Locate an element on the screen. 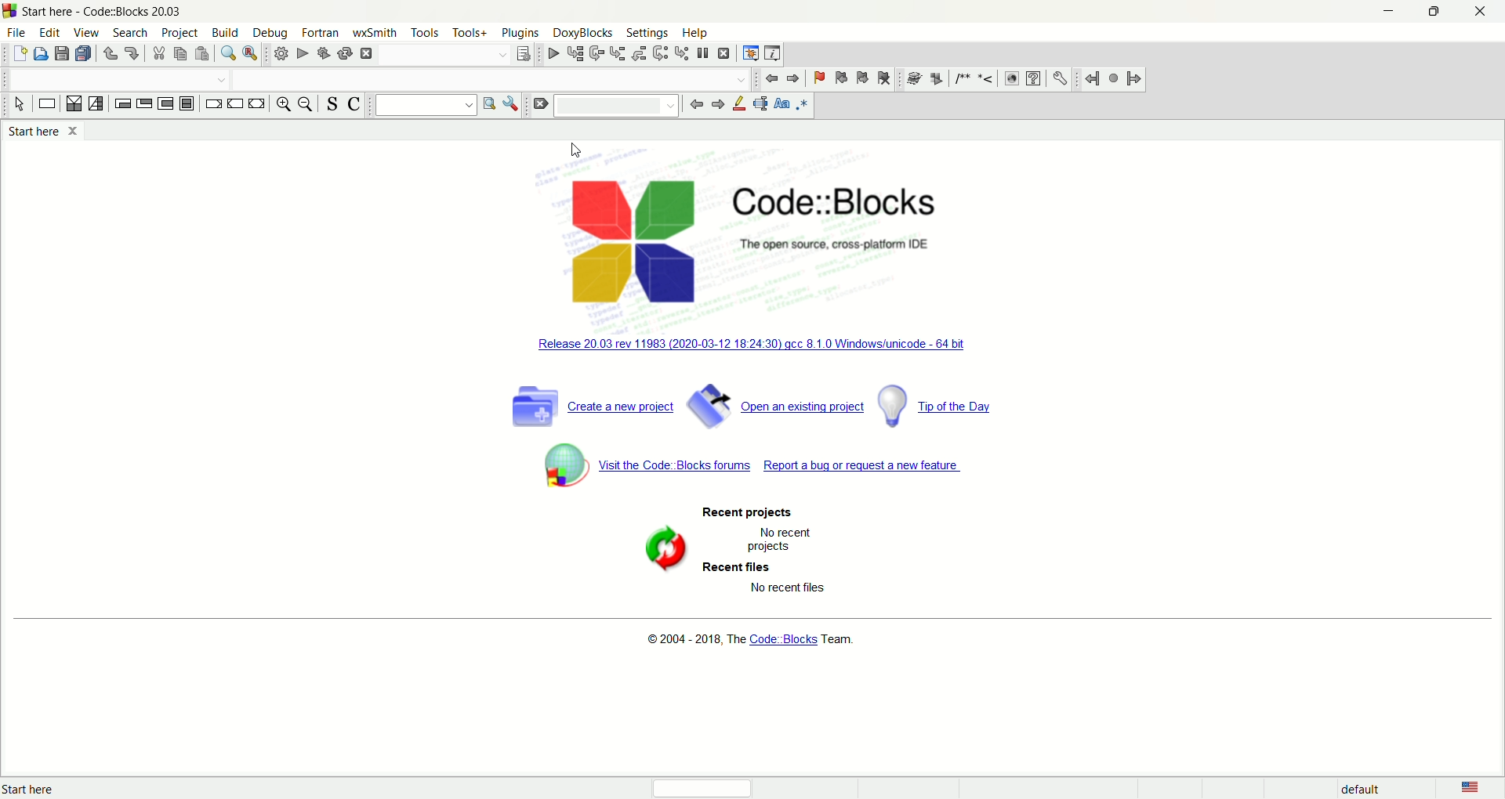 This screenshot has width=1505, height=799. debug is located at coordinates (271, 32).